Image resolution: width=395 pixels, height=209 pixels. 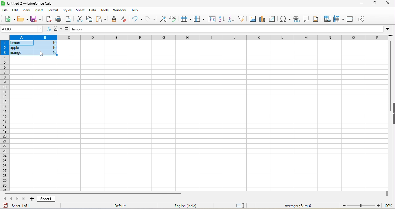 I want to click on a1:b3, so click(x=22, y=29).